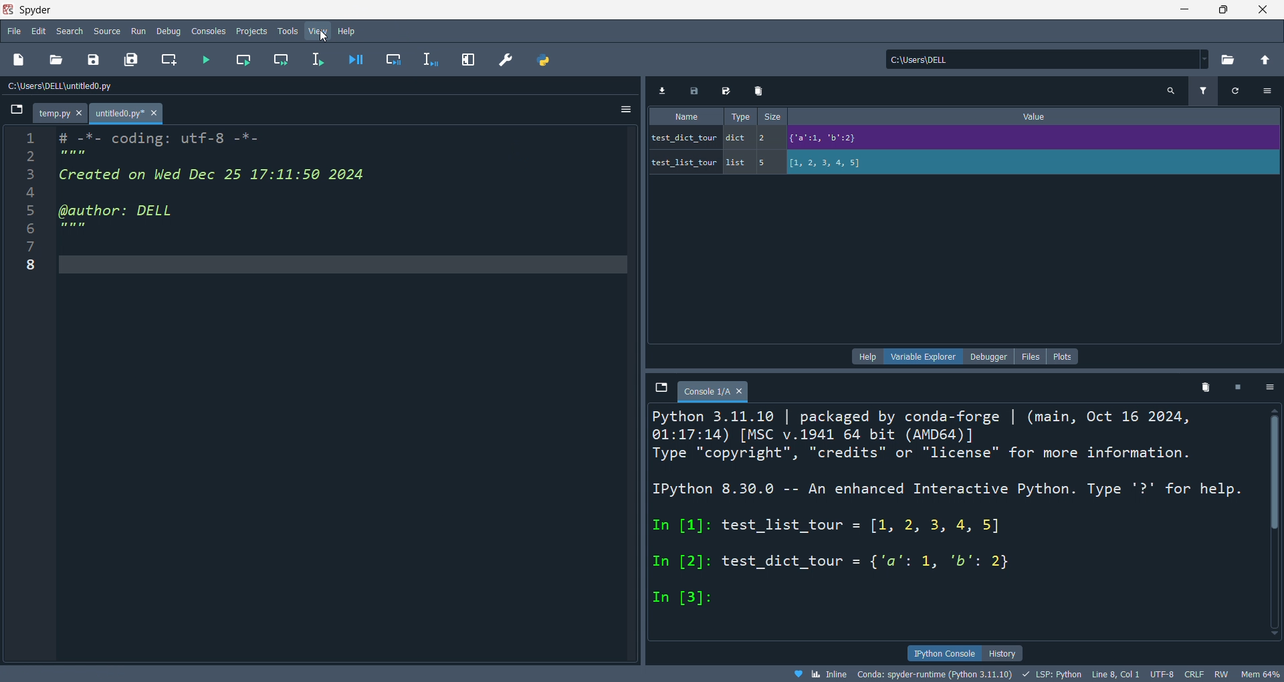  What do you see at coordinates (767, 137) in the screenshot?
I see `2` at bounding box center [767, 137].